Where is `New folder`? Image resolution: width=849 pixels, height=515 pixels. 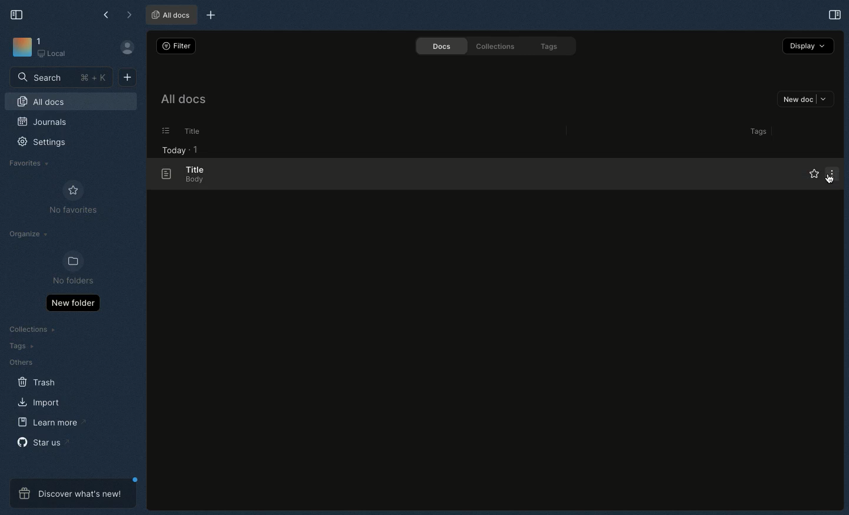 New folder is located at coordinates (73, 302).